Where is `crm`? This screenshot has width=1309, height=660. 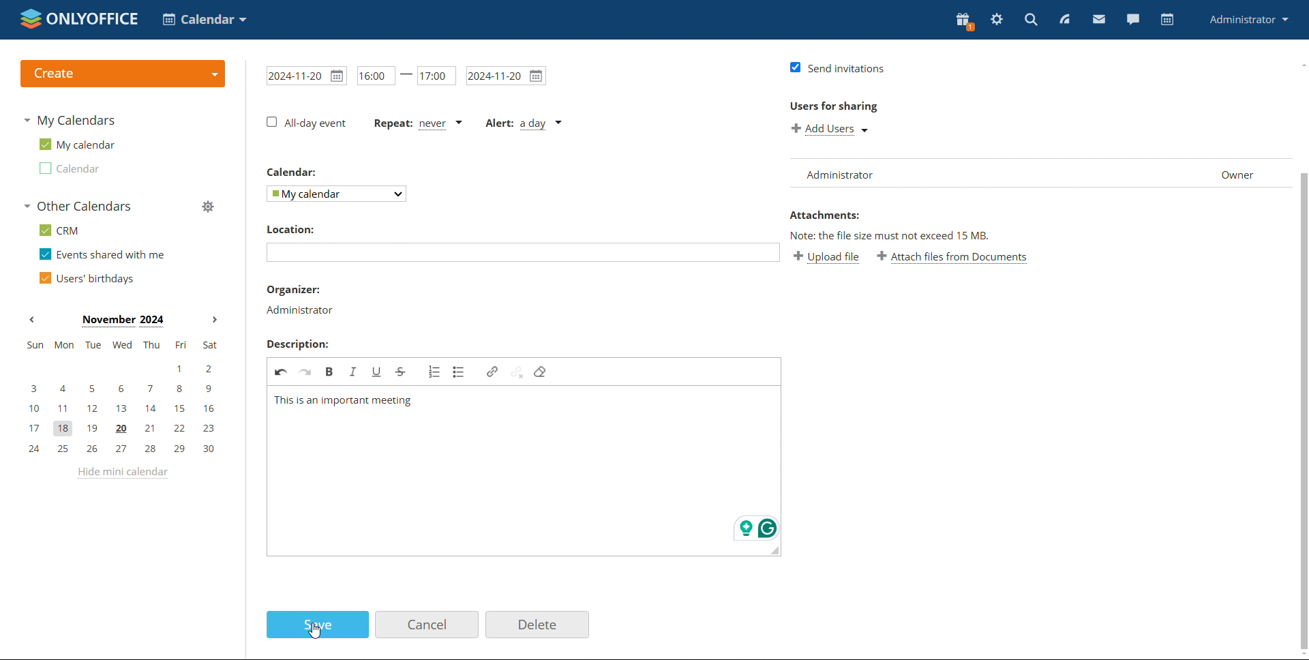
crm is located at coordinates (58, 230).